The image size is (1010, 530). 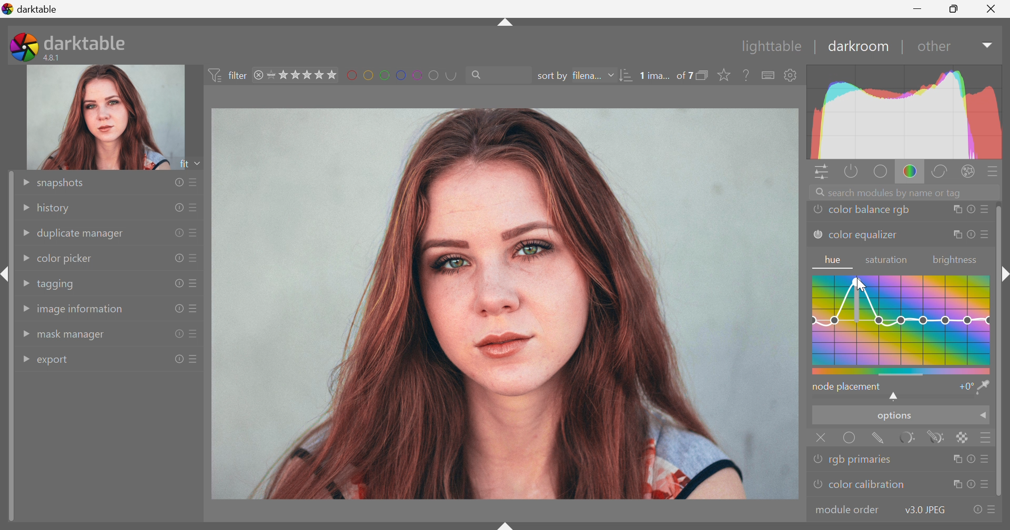 I want to click on reset, so click(x=177, y=359).